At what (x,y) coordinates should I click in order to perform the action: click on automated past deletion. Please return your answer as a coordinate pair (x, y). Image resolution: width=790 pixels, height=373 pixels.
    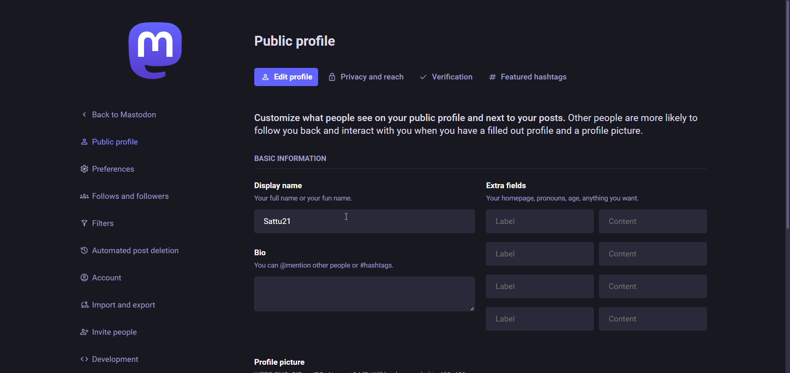
    Looking at the image, I should click on (129, 252).